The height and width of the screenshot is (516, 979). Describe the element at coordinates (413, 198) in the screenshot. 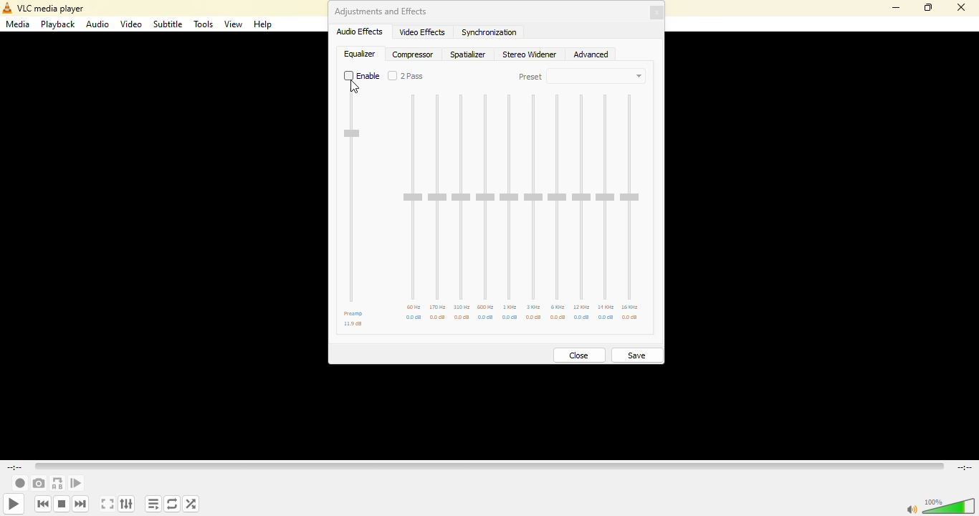

I see `adjustor` at that location.